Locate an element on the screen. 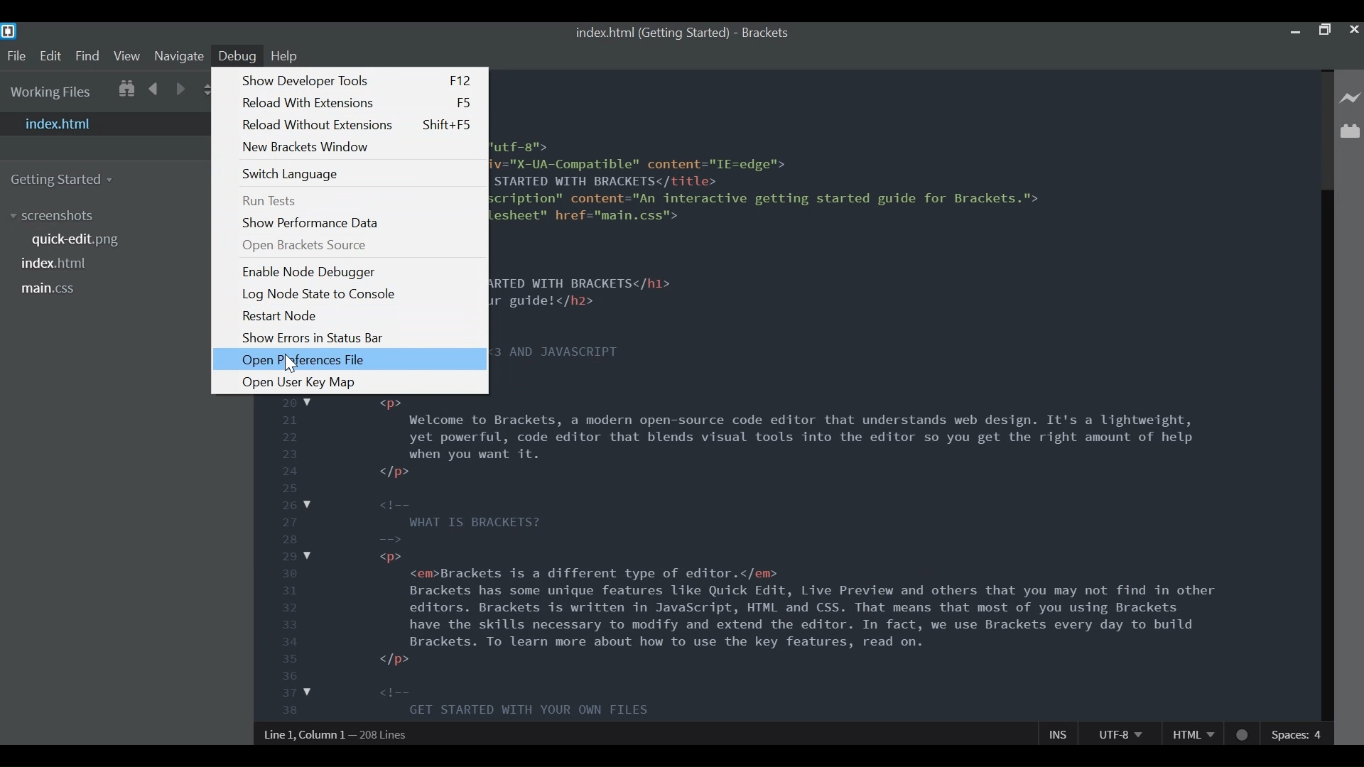 The height and width of the screenshot is (767, 1364). Show Performance Data is located at coordinates (314, 223).